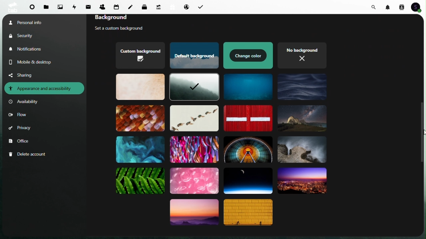 Image resolution: width=426 pixels, height=239 pixels. I want to click on dashboard, so click(32, 8).